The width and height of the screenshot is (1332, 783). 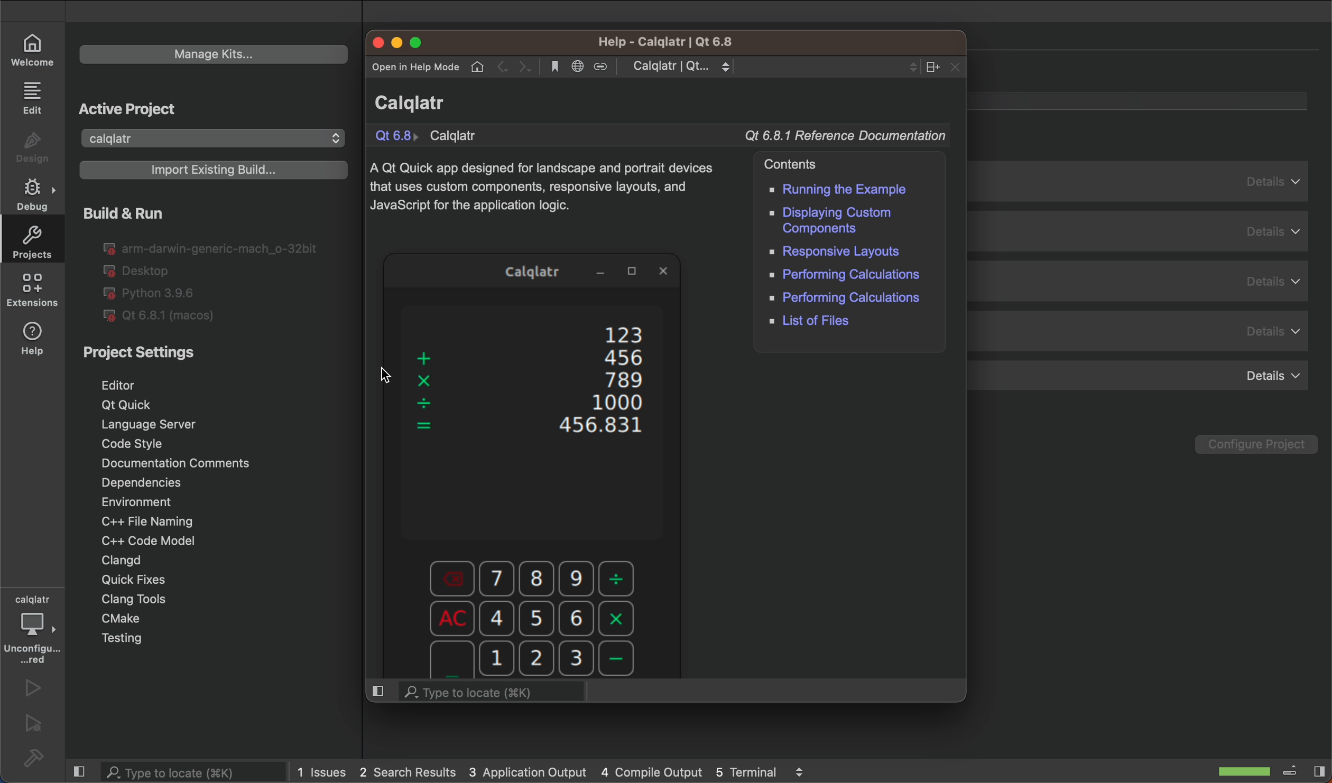 What do you see at coordinates (215, 171) in the screenshot?
I see `Import Existing Build` at bounding box center [215, 171].